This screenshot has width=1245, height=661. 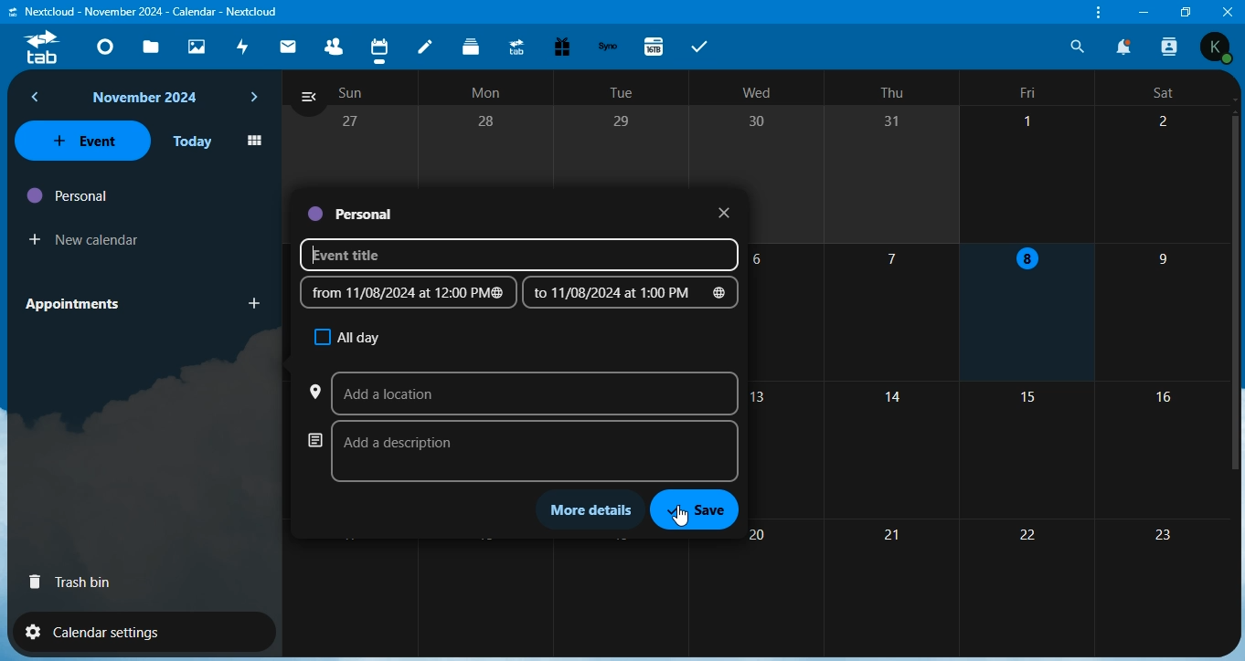 I want to click on customize and control nextcloud, so click(x=1099, y=14).